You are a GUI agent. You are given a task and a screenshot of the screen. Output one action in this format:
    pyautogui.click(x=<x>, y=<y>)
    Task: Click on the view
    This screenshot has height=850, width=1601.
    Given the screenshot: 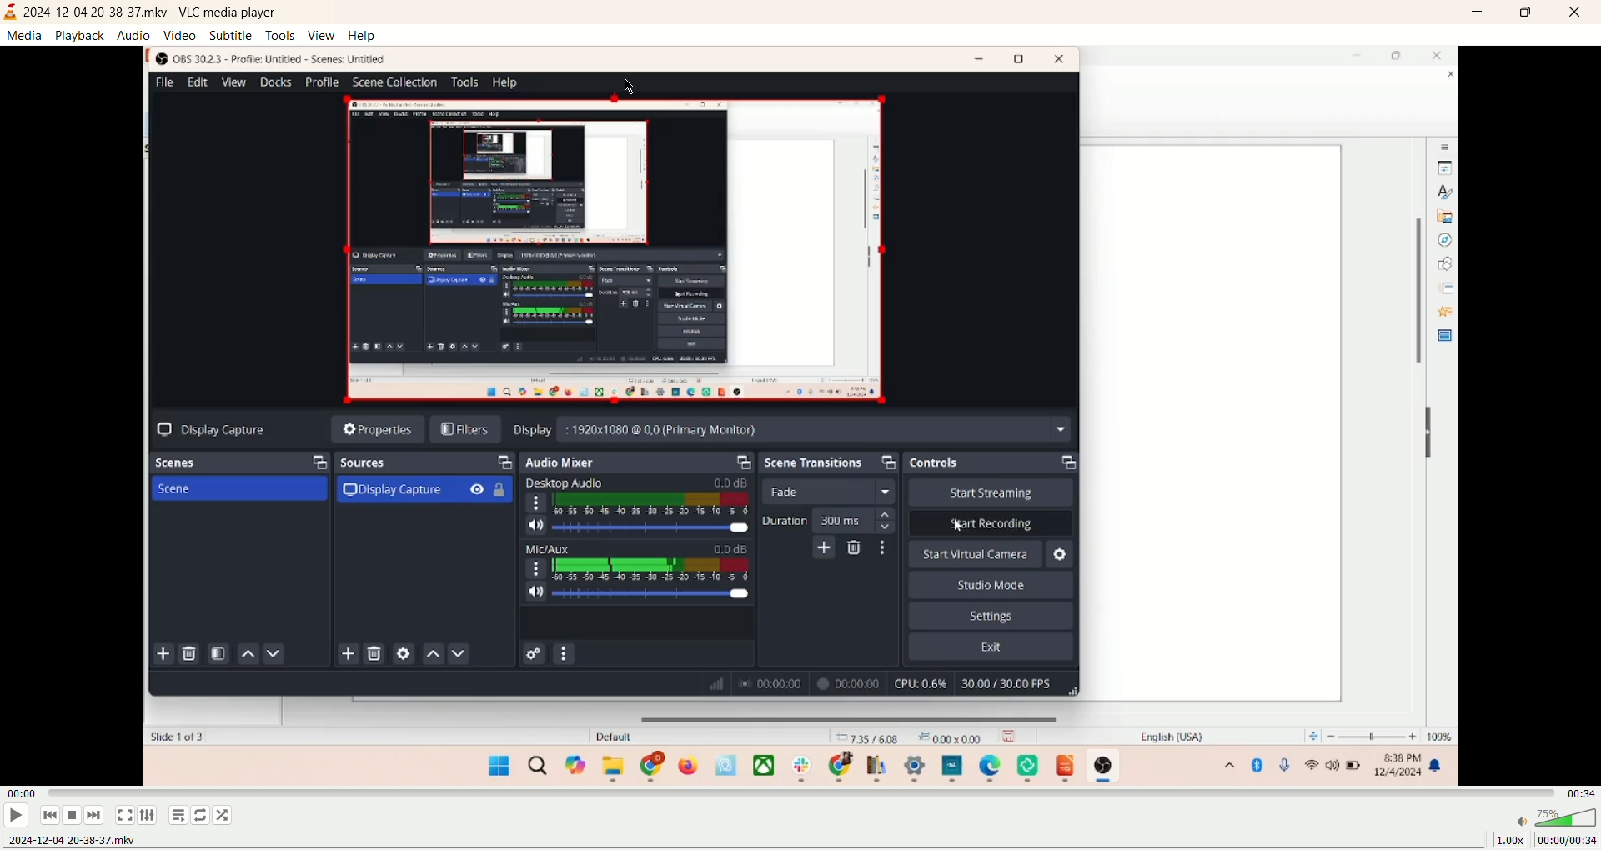 What is the action you would take?
    pyautogui.click(x=320, y=35)
    